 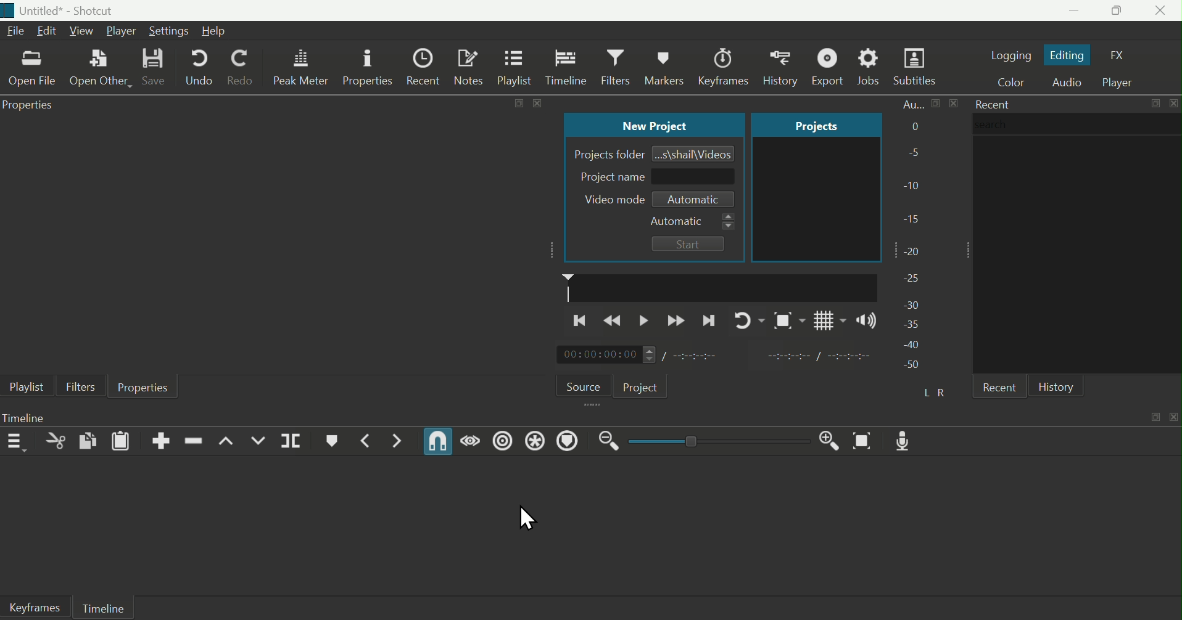 I want to click on Minimize, so click(x=1062, y=11).